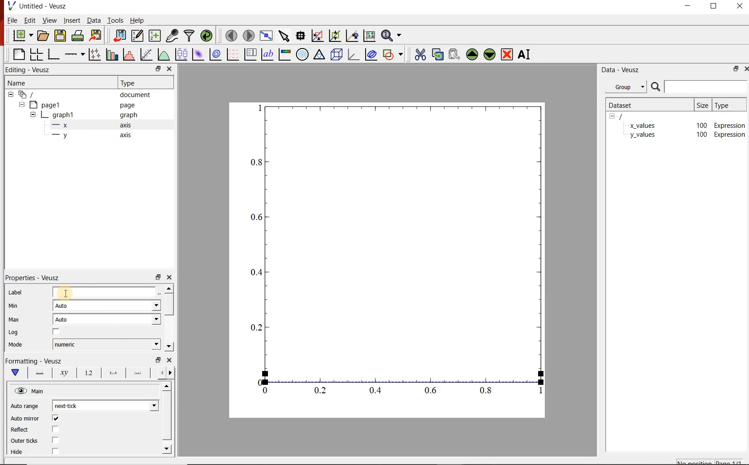 The image size is (749, 465). What do you see at coordinates (654, 87) in the screenshot?
I see `search` at bounding box center [654, 87].